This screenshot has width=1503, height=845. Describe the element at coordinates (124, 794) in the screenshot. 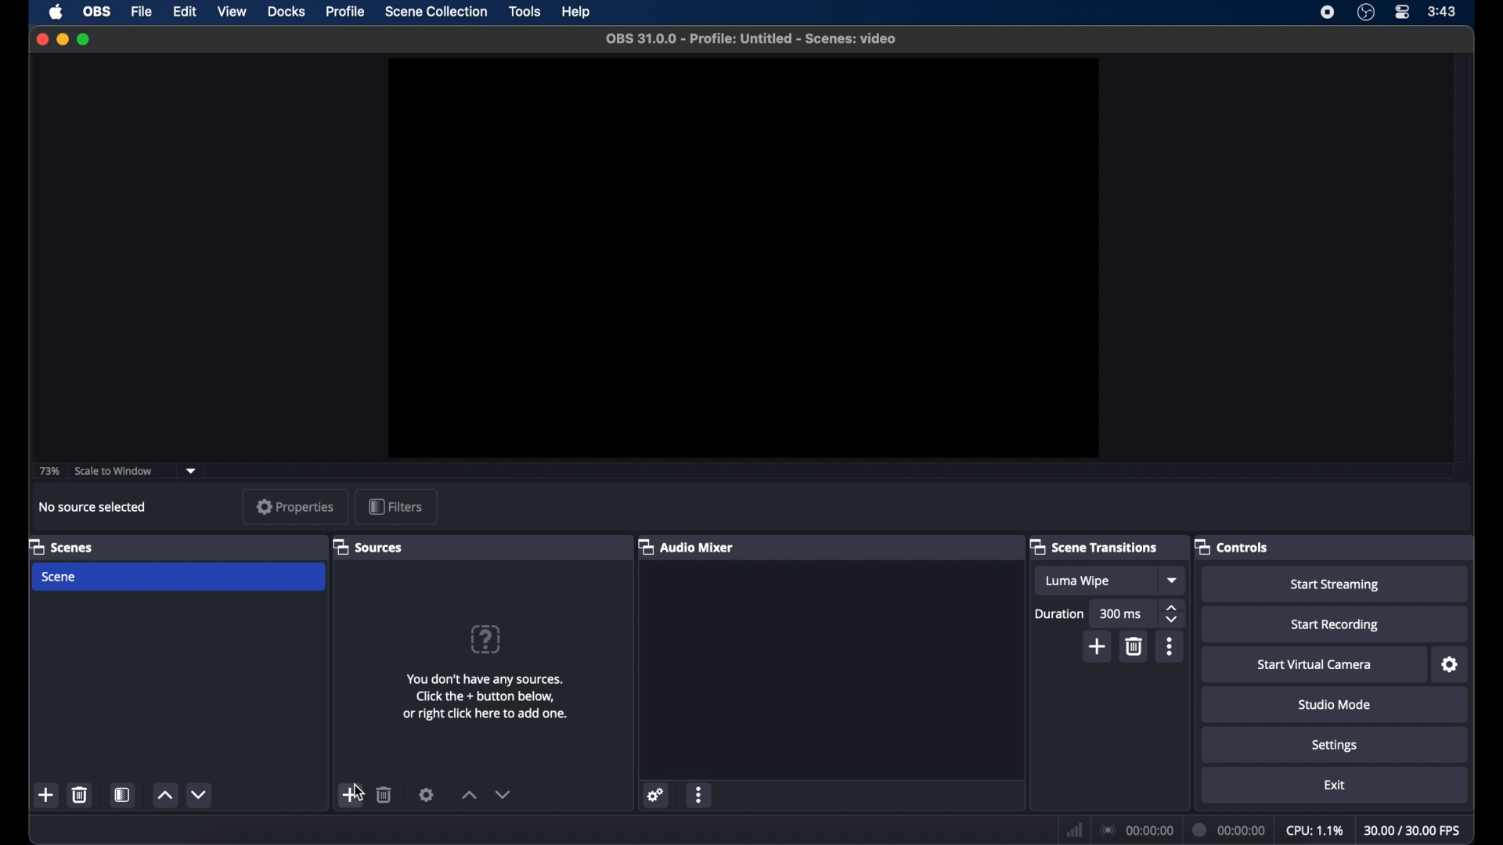

I see `scene filters` at that location.